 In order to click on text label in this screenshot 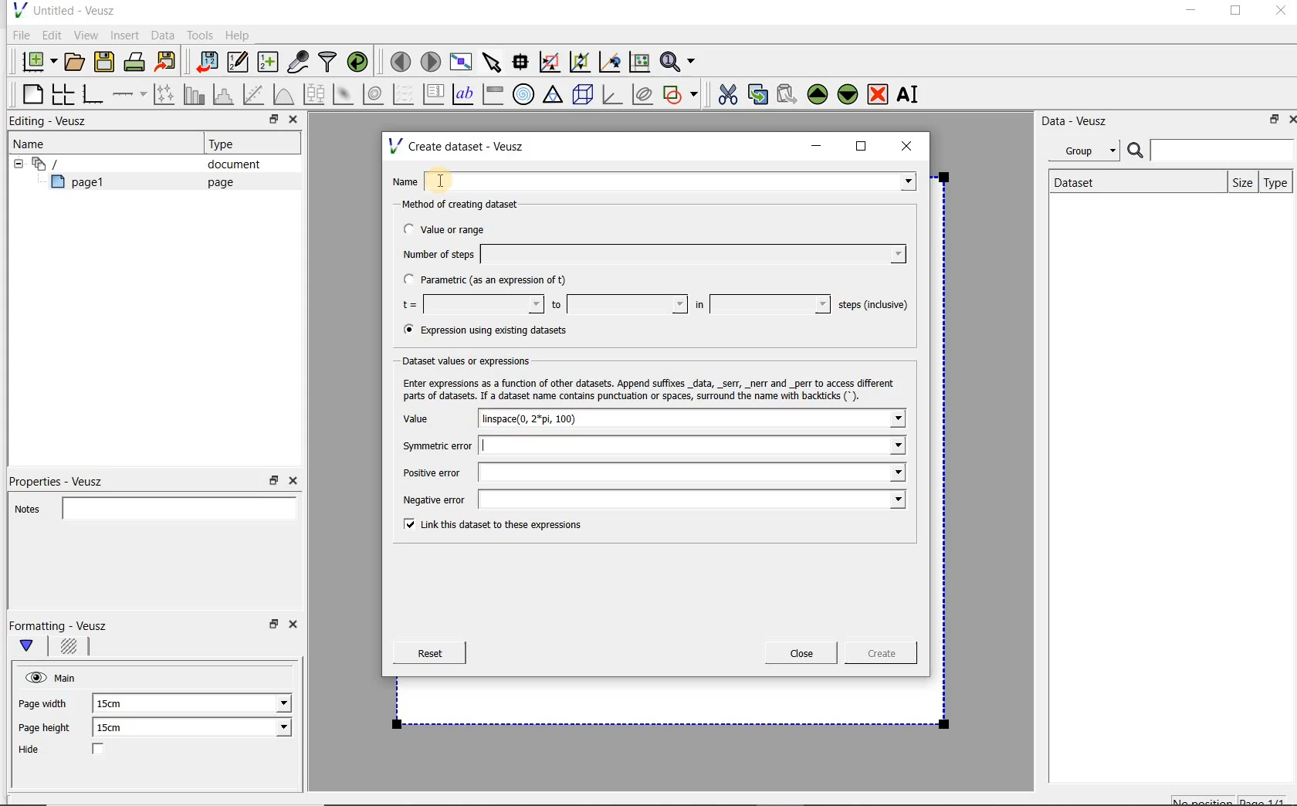, I will do `click(465, 93)`.